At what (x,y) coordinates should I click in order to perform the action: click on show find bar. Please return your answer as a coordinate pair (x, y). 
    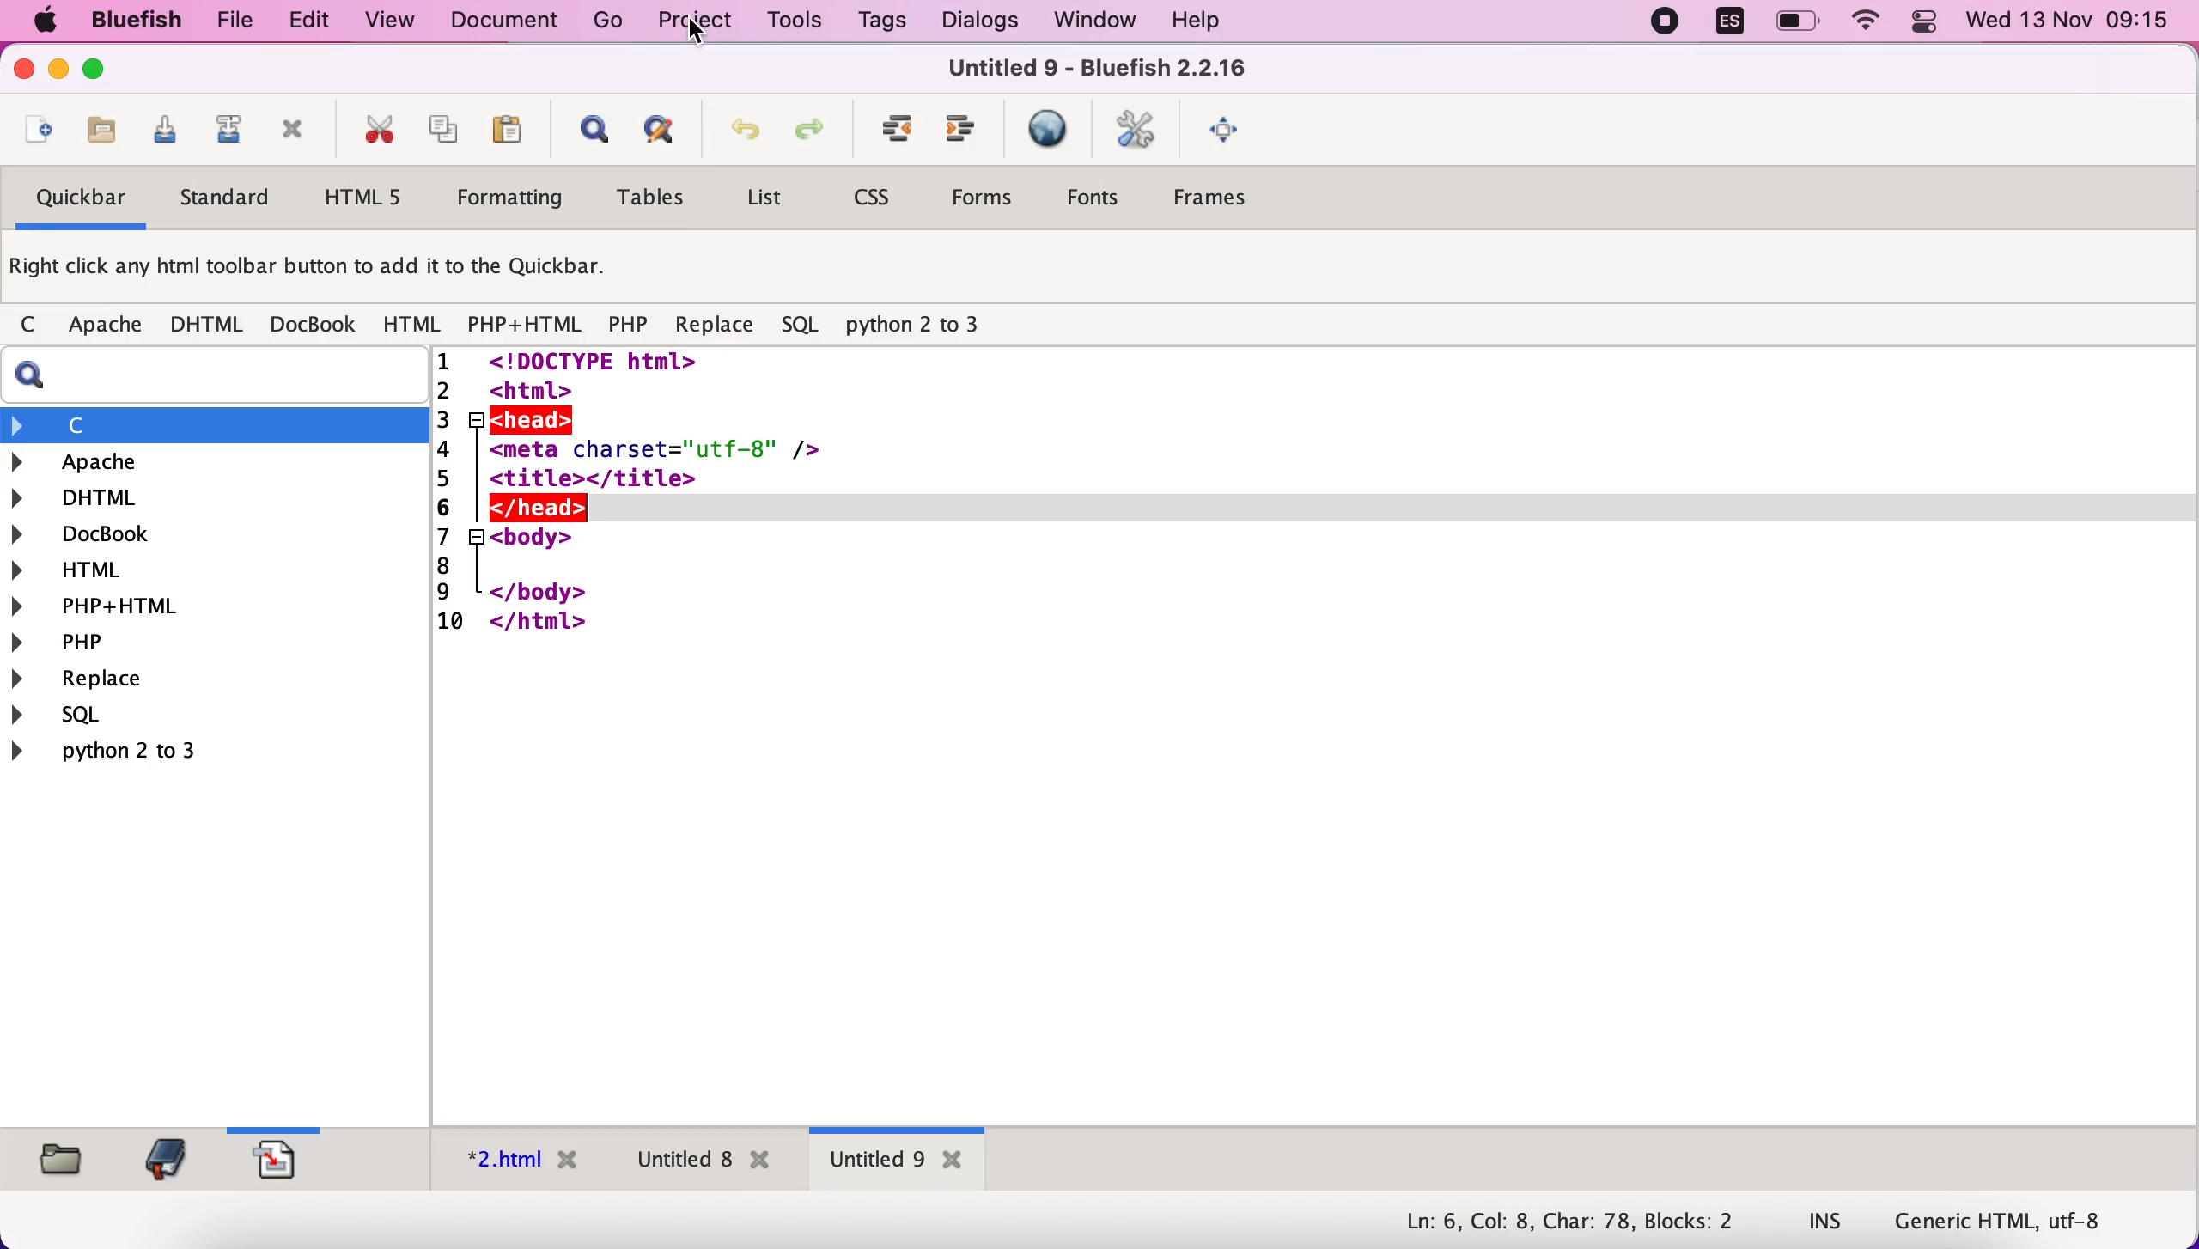
    Looking at the image, I should click on (586, 134).